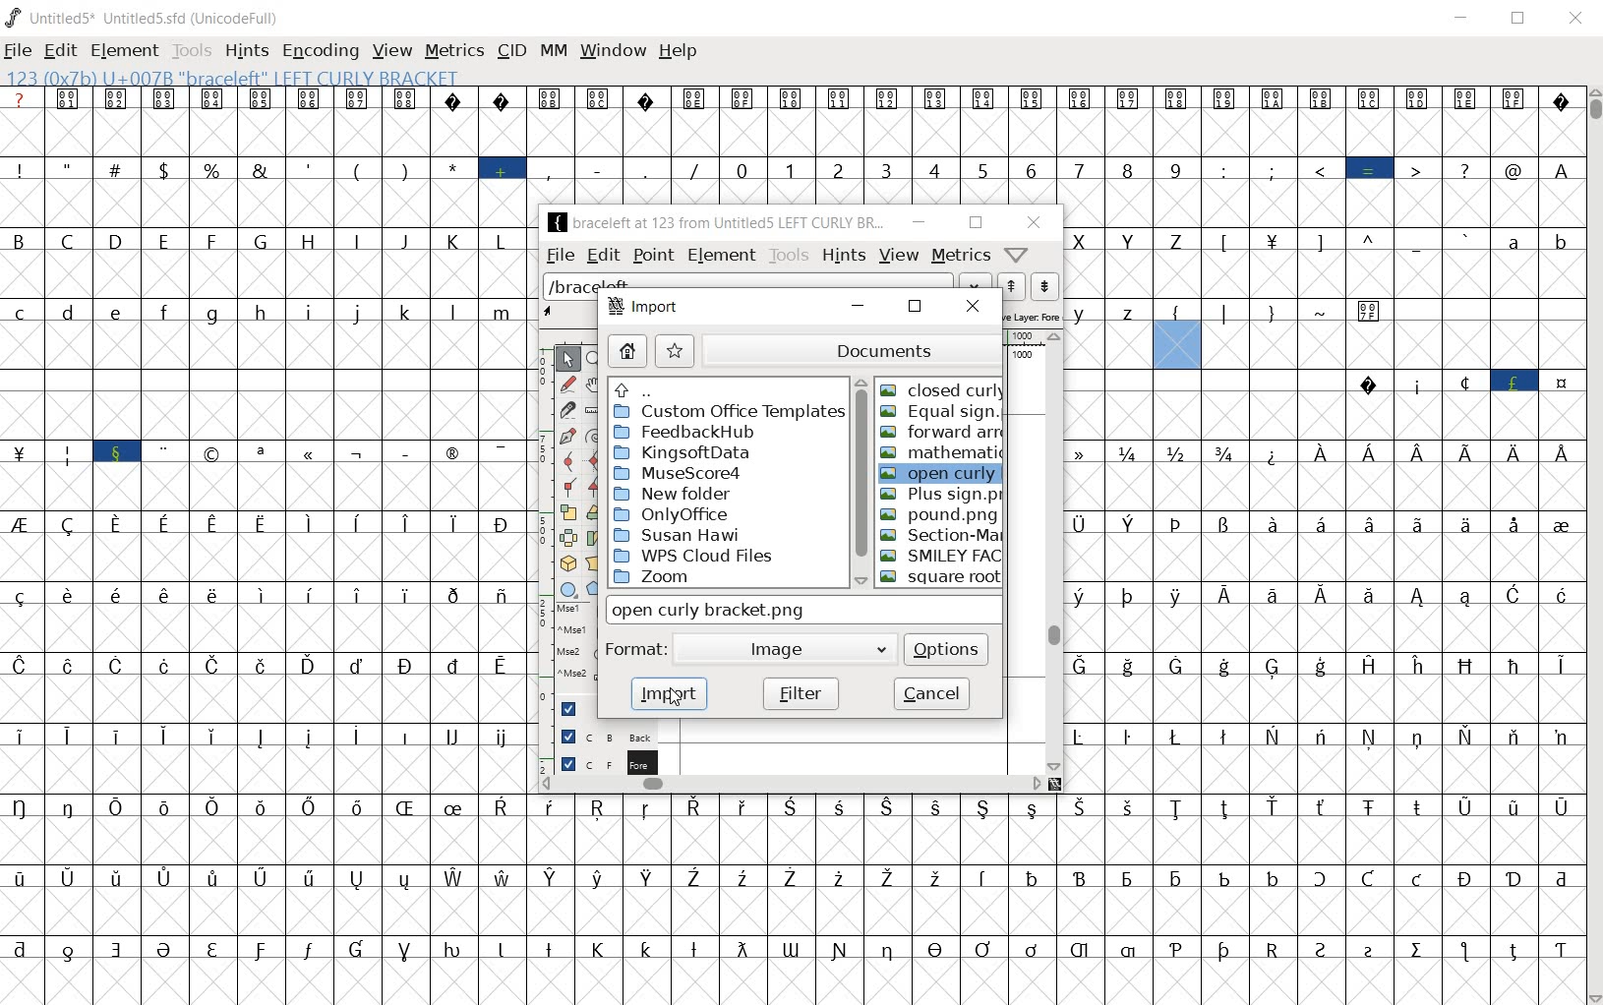 Image resolution: width=1603 pixels, height=1005 pixels. Describe the element at coordinates (944, 651) in the screenshot. I see `options` at that location.